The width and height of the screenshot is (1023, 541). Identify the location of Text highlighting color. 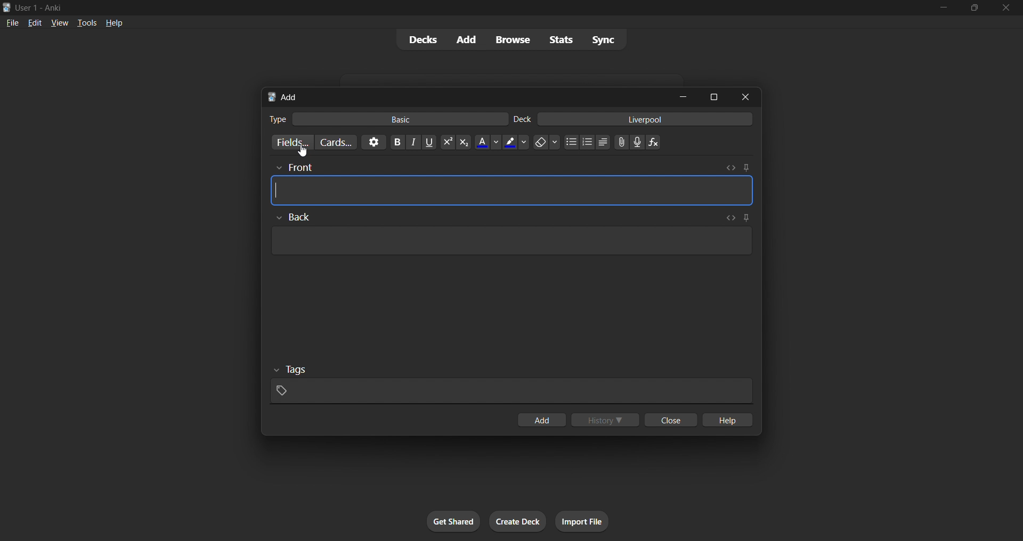
(515, 142).